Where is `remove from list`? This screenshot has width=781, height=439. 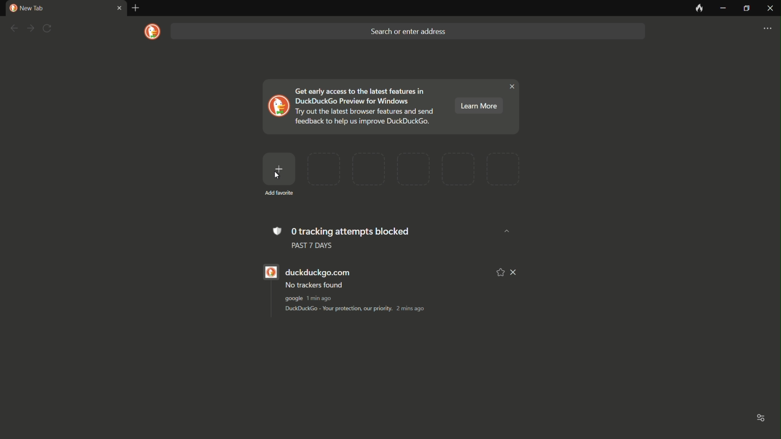 remove from list is located at coordinates (514, 272).